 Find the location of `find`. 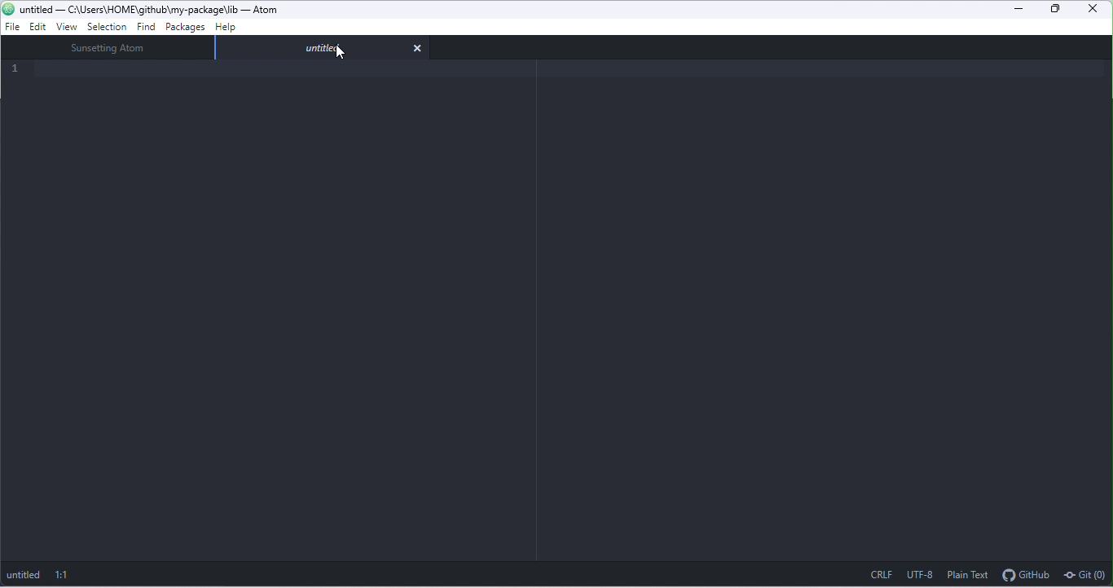

find is located at coordinates (146, 28).